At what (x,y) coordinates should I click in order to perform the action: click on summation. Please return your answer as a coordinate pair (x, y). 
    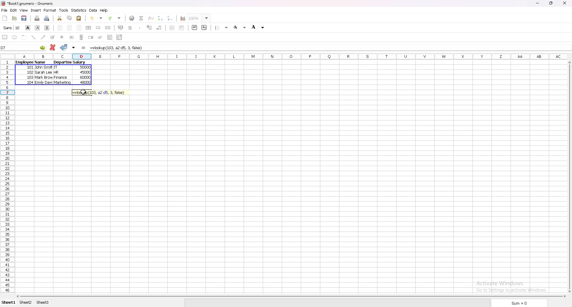
    Looking at the image, I should click on (142, 18).